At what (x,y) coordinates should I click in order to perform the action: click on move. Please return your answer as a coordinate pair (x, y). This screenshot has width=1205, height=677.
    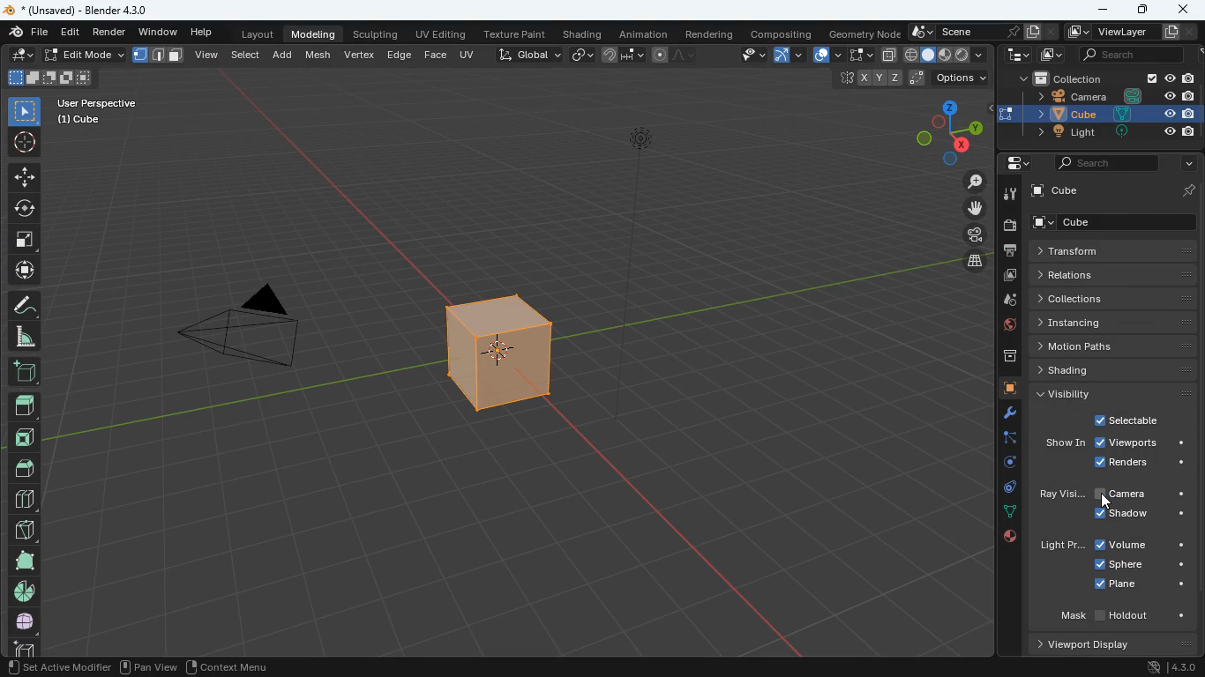
    Looking at the image, I should click on (979, 210).